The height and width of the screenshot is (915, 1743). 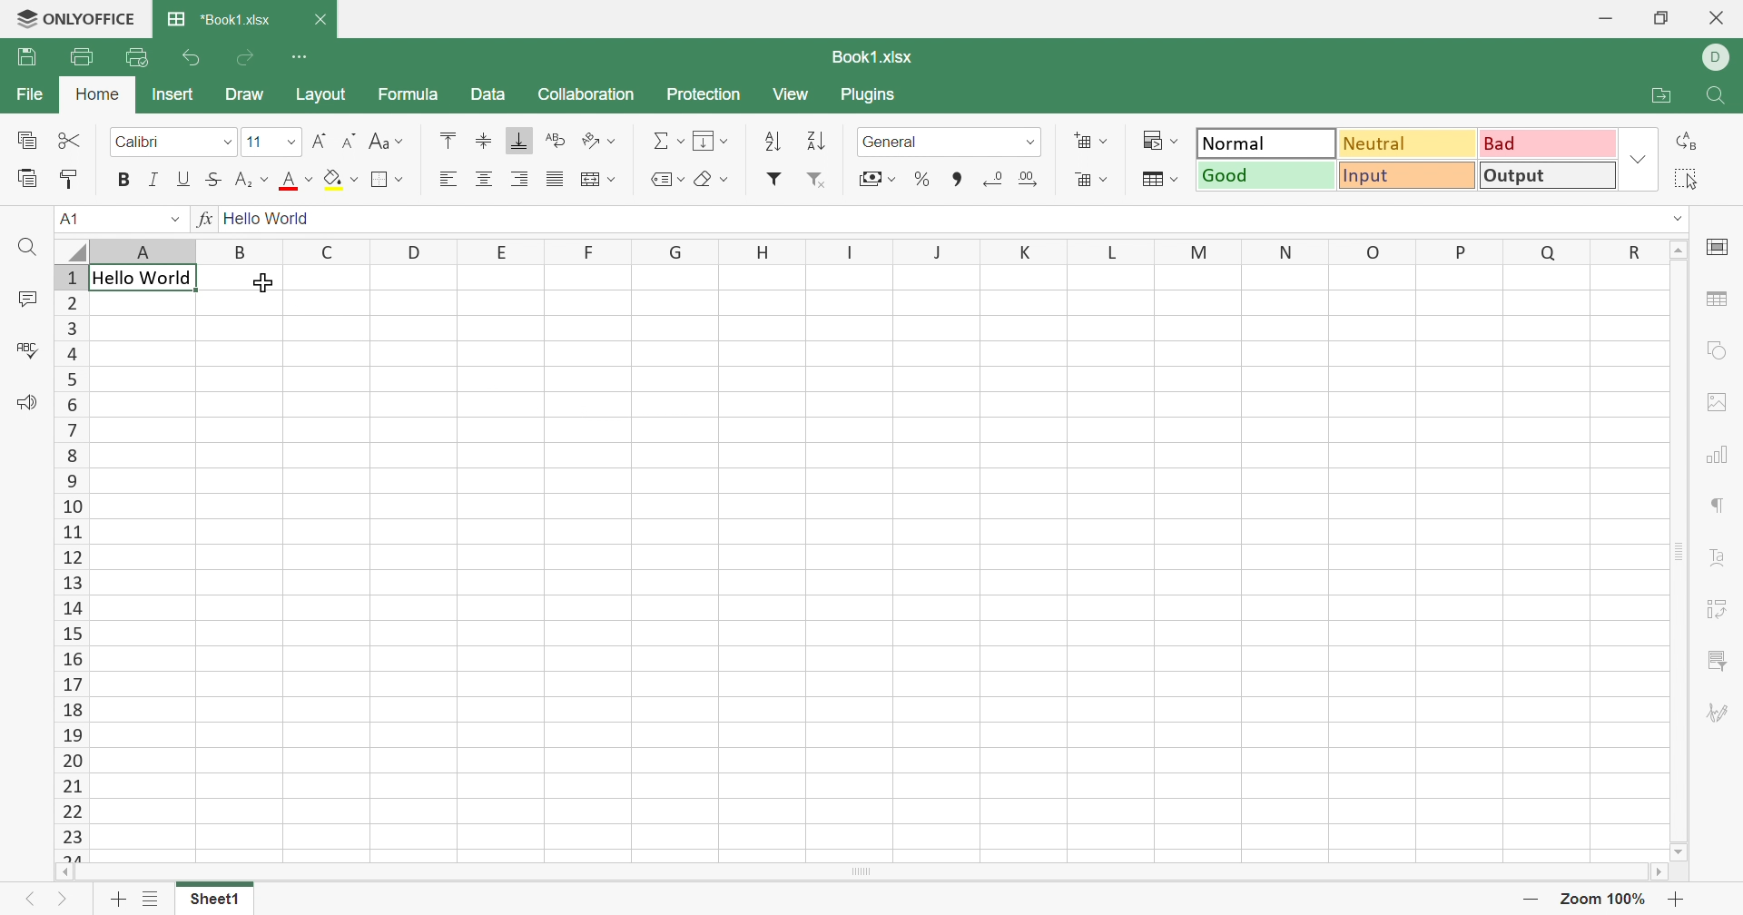 What do you see at coordinates (28, 250) in the screenshot?
I see `Find` at bounding box center [28, 250].